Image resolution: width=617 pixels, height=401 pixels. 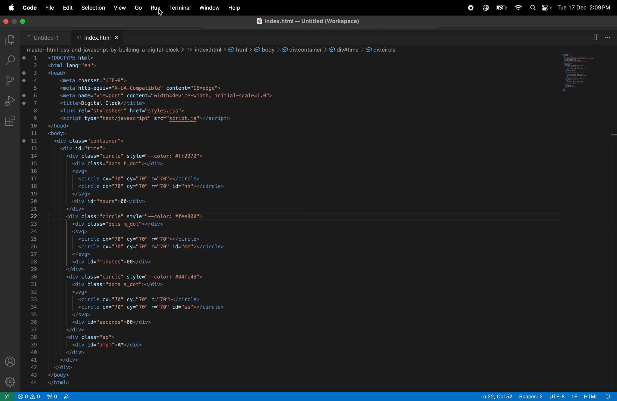 I want to click on search, so click(x=9, y=60).